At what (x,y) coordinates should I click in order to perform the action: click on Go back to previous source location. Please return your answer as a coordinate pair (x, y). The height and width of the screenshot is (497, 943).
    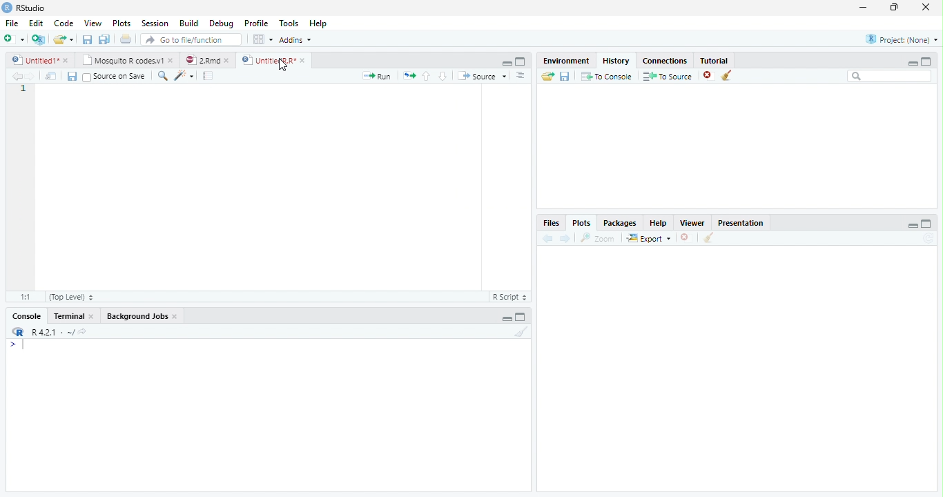
    Looking at the image, I should click on (17, 76).